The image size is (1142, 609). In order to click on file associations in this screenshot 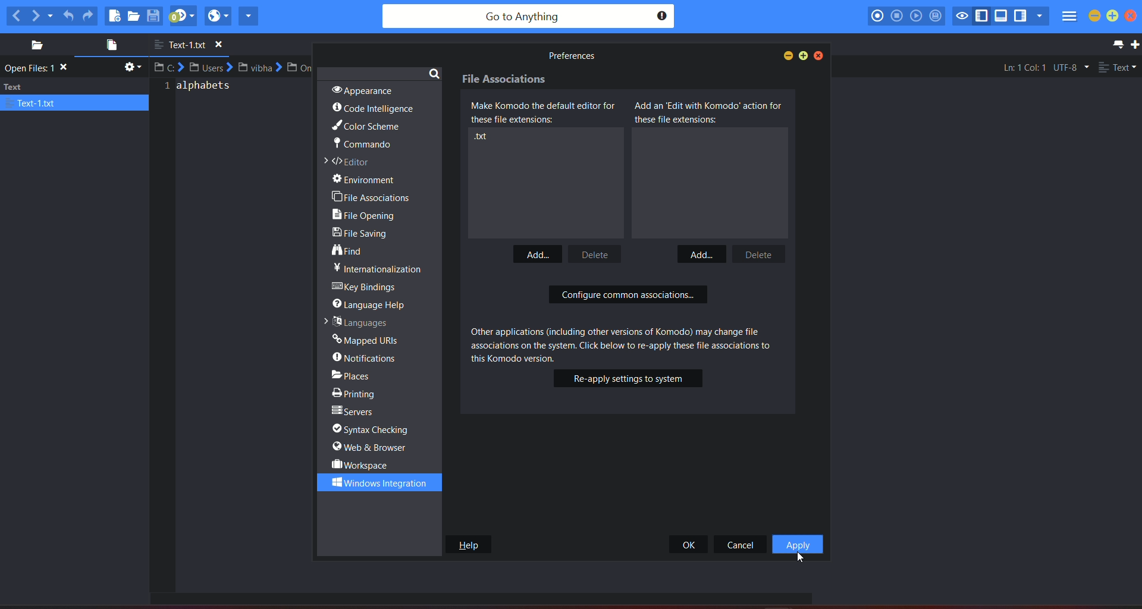, I will do `click(372, 196)`.